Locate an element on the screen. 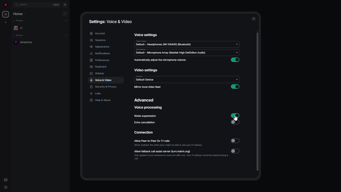  add is located at coordinates (66, 20).